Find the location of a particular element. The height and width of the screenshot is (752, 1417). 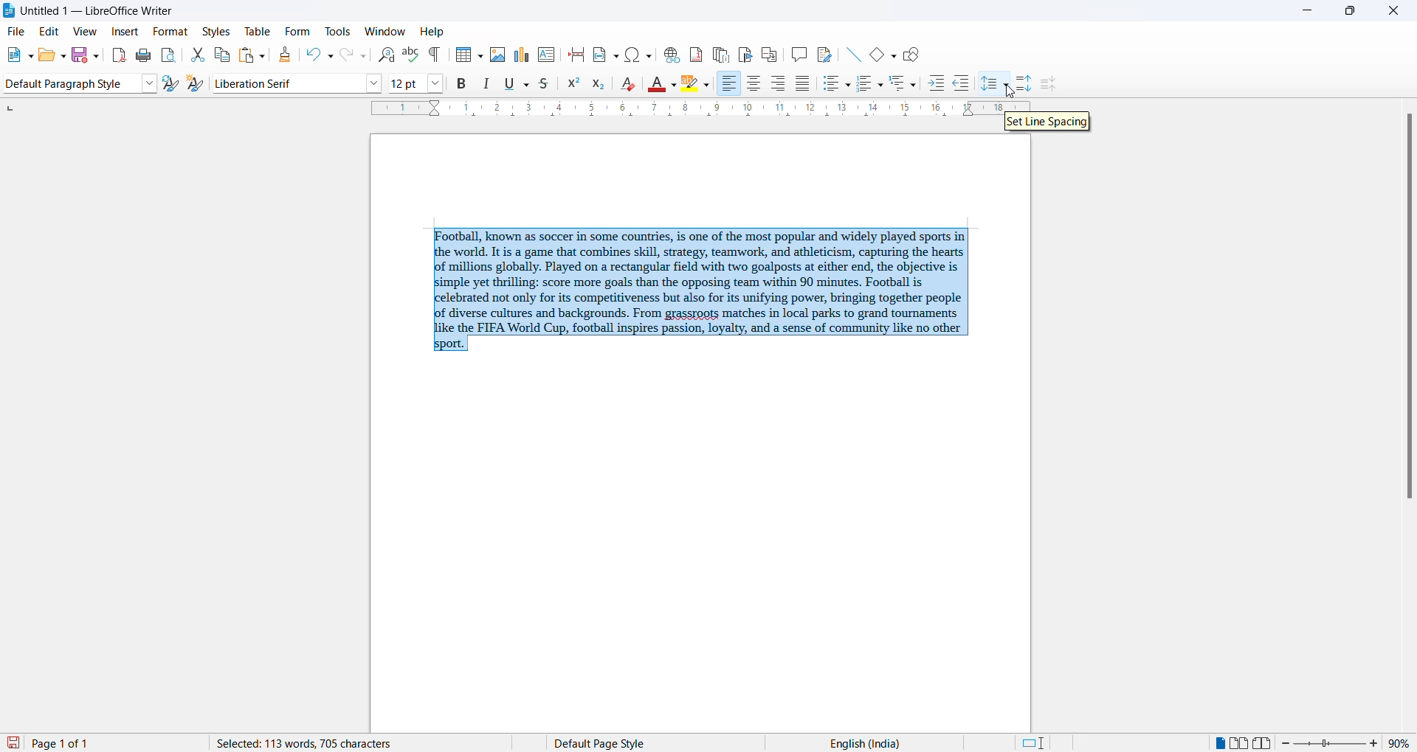

multipage view is located at coordinates (1241, 745).